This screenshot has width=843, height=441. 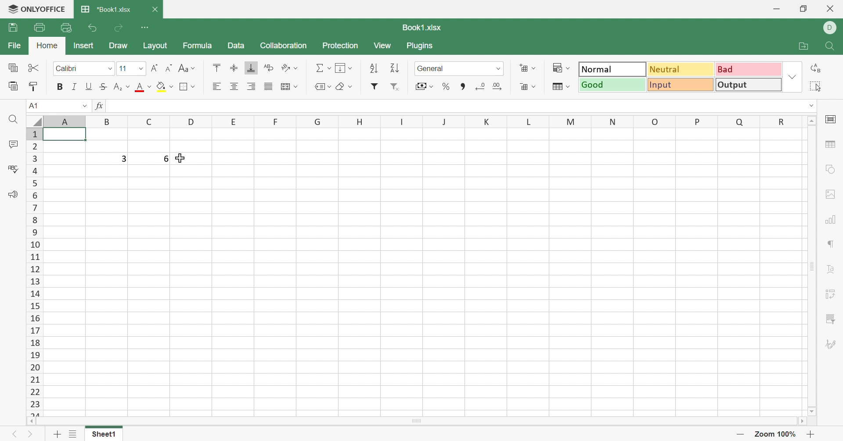 What do you see at coordinates (832, 8) in the screenshot?
I see `Close` at bounding box center [832, 8].